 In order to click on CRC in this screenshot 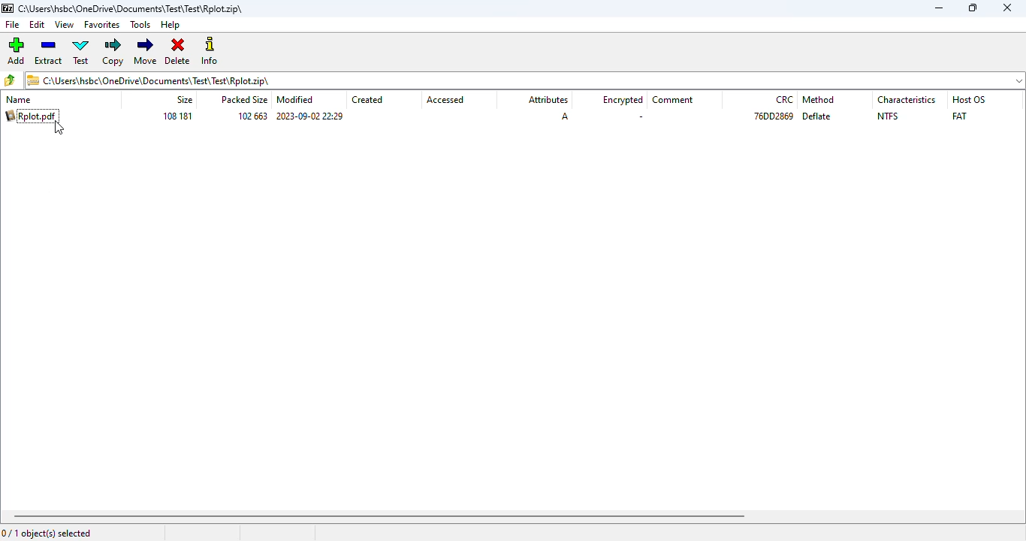, I will do `click(784, 99)`.